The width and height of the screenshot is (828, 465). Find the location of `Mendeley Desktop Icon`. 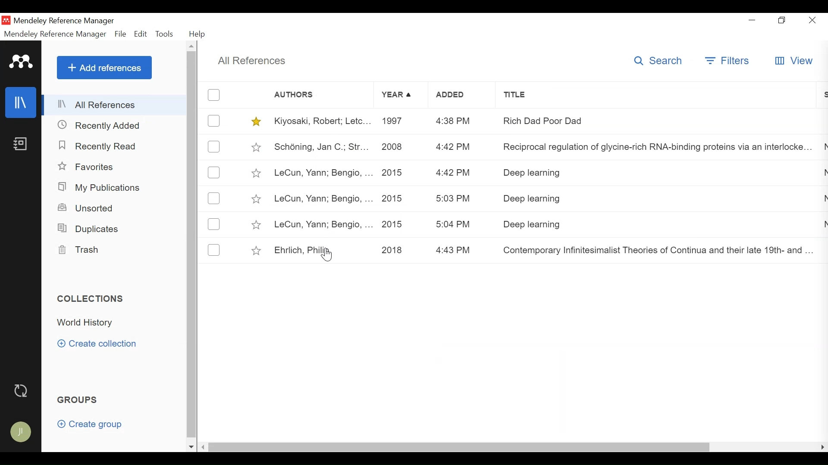

Mendeley Desktop Icon is located at coordinates (6, 20).